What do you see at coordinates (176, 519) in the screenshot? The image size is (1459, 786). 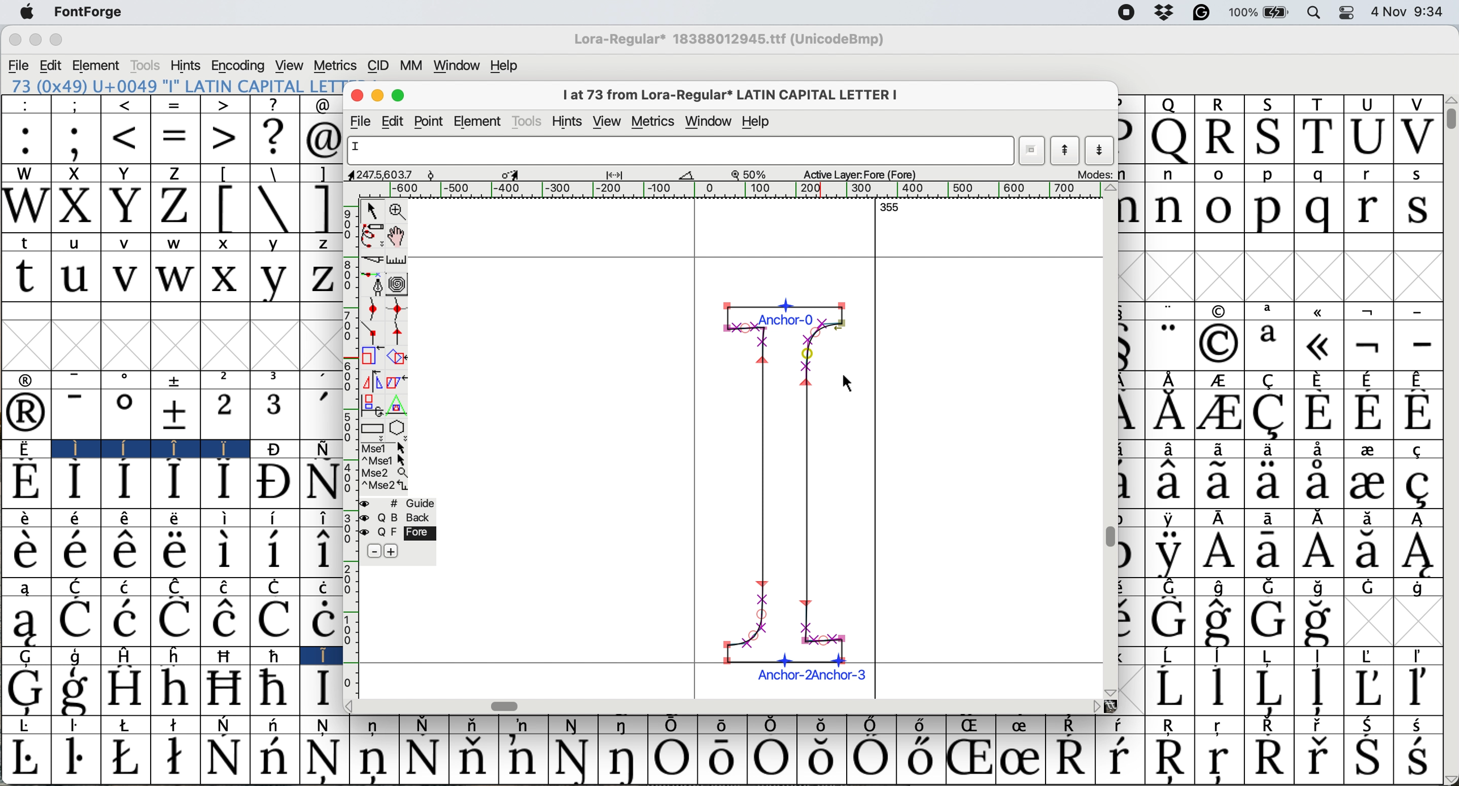 I see `Symbol` at bounding box center [176, 519].